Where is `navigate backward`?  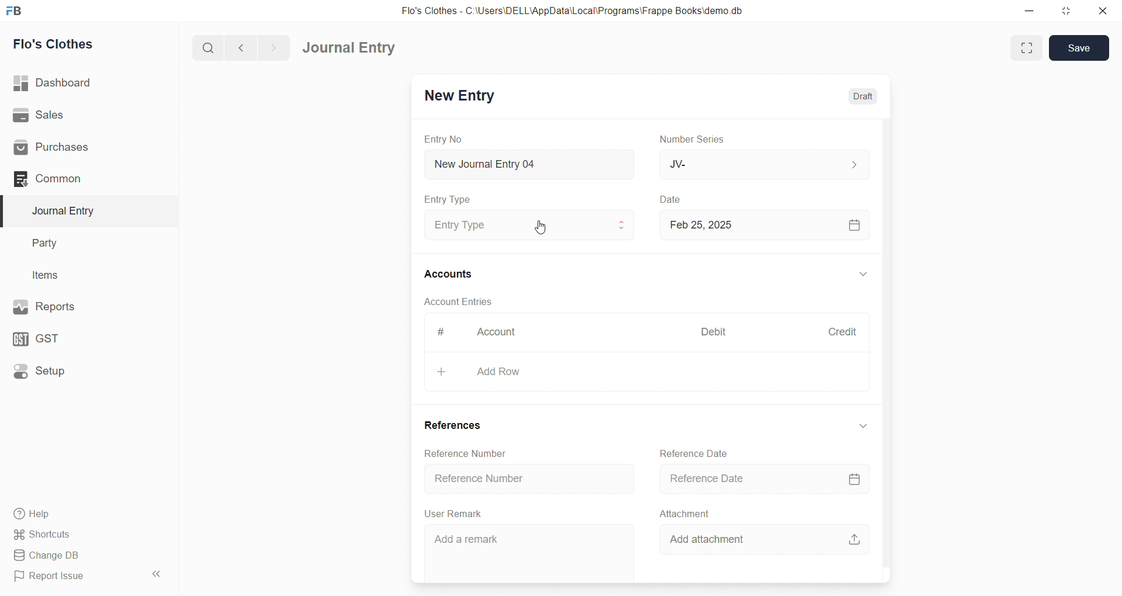 navigate backward is located at coordinates (246, 46).